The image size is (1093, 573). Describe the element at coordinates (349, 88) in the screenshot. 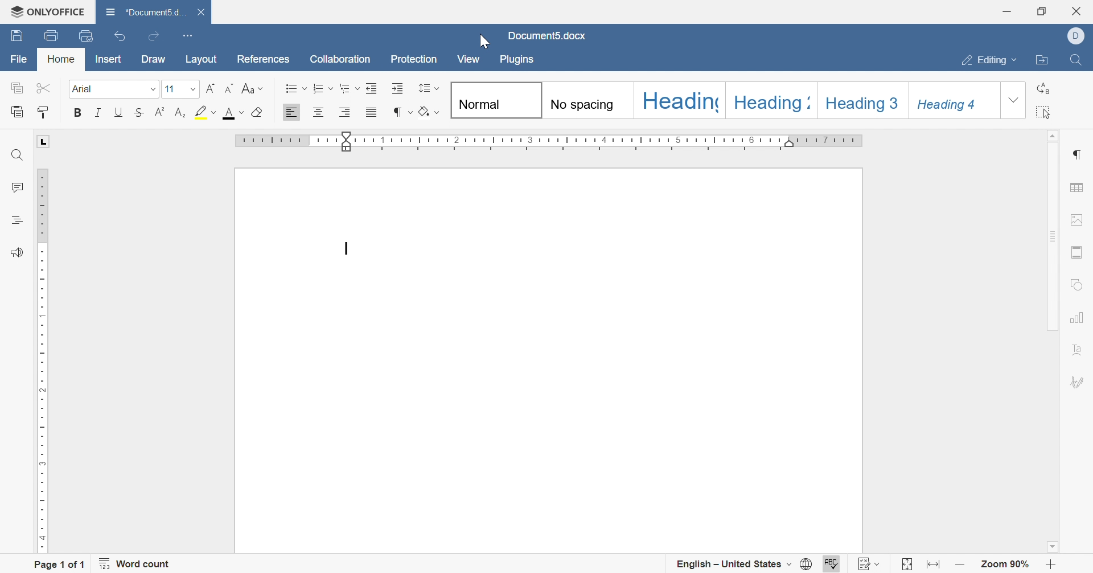

I see `multilevel list` at that location.